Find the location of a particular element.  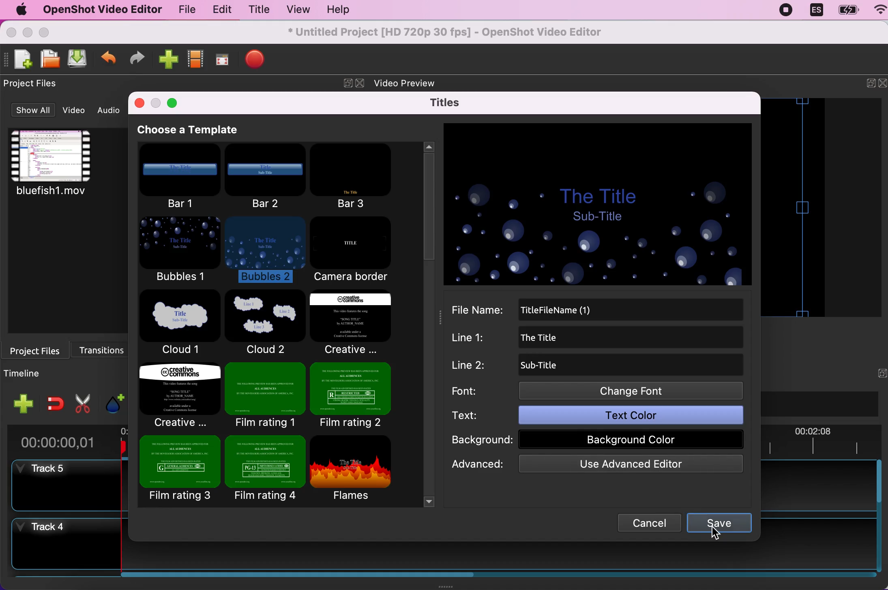

text: is located at coordinates (476, 415).